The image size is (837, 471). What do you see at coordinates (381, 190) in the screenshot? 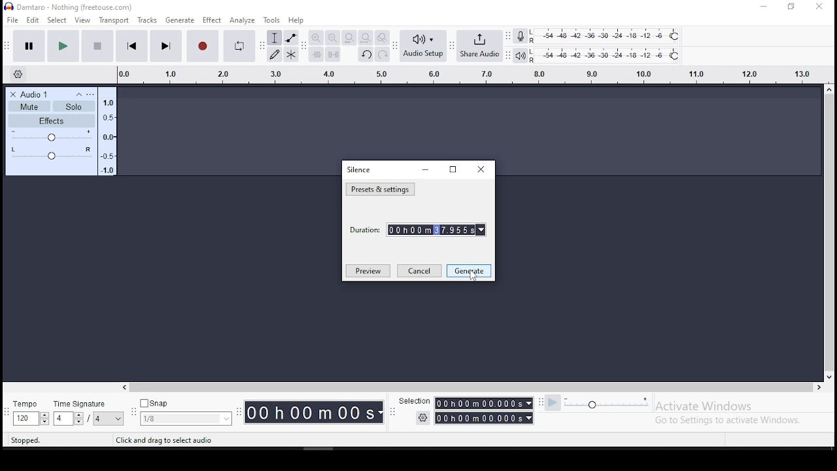
I see `presets and settings` at bounding box center [381, 190].